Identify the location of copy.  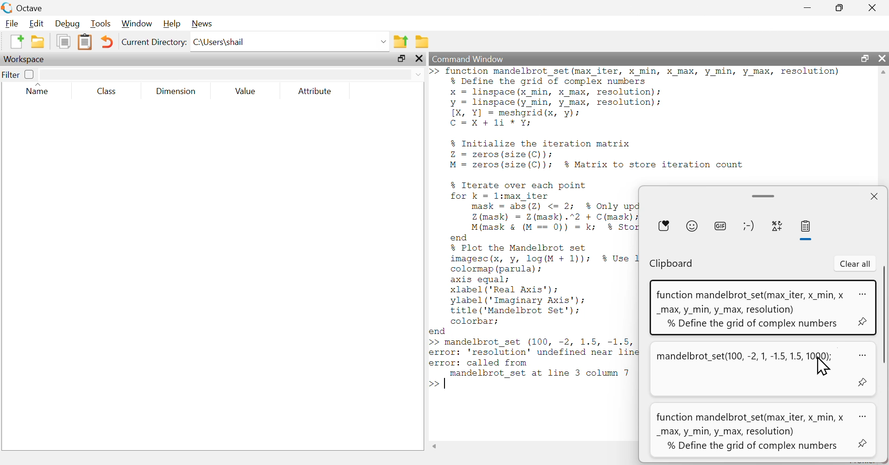
(63, 42).